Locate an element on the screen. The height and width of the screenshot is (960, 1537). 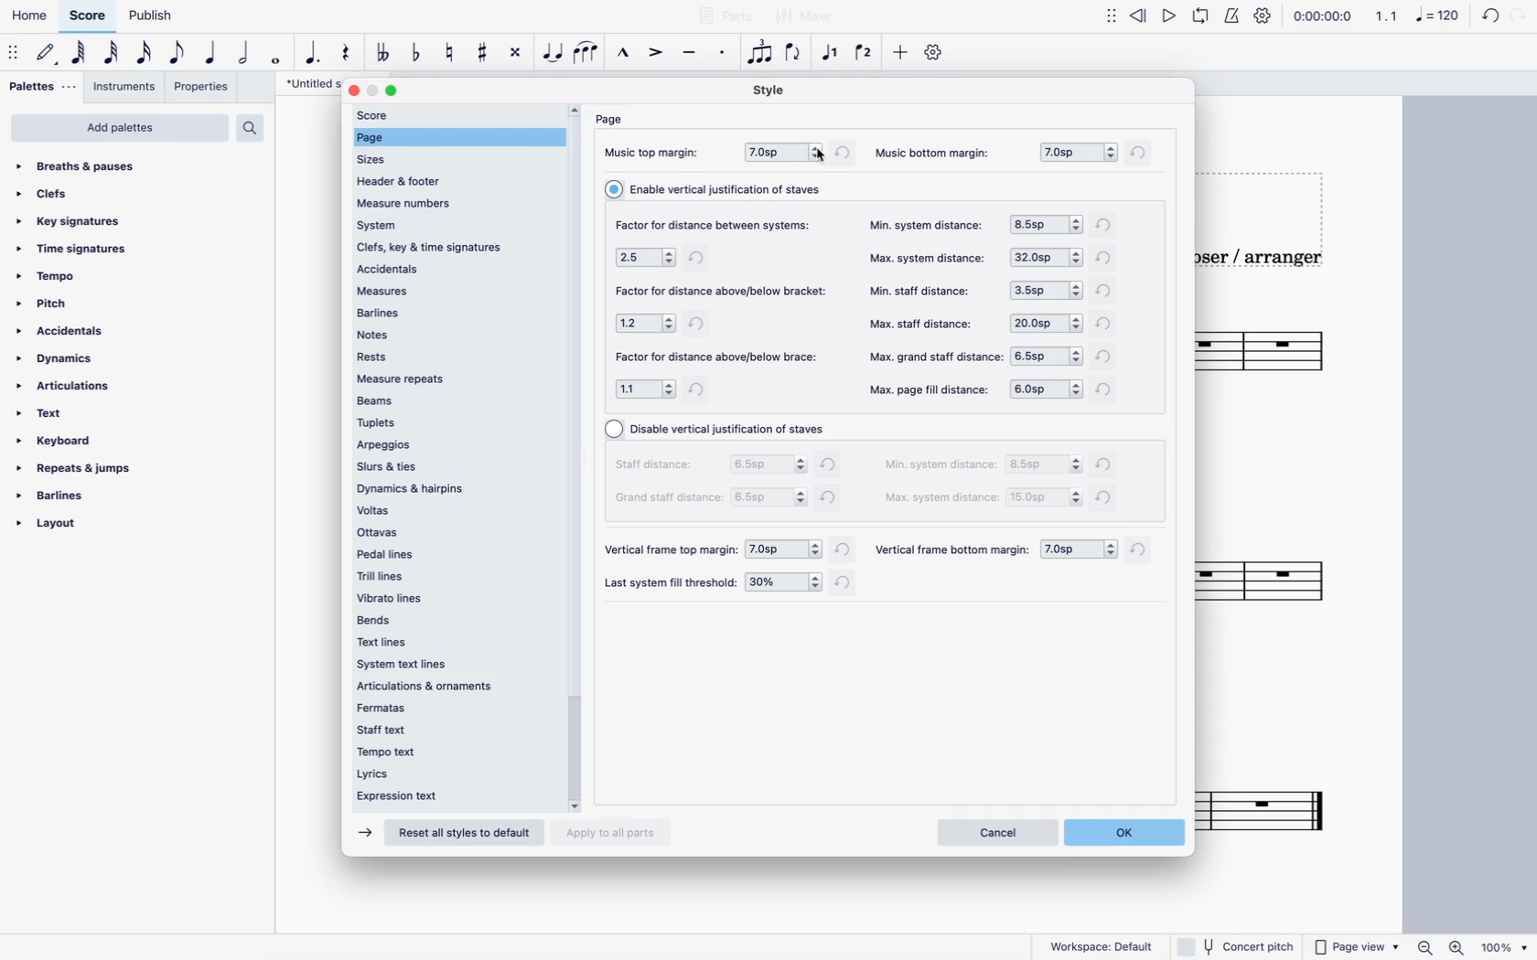
voltas is located at coordinates (455, 510).